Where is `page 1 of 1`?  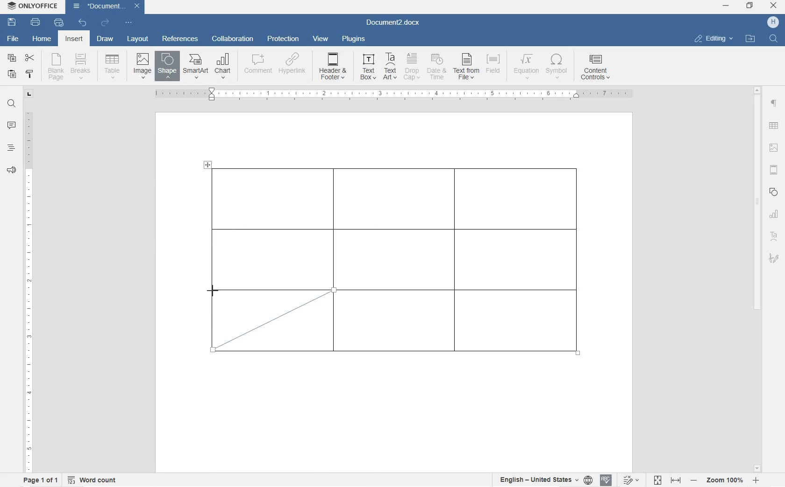
page 1 of 1 is located at coordinates (39, 480).